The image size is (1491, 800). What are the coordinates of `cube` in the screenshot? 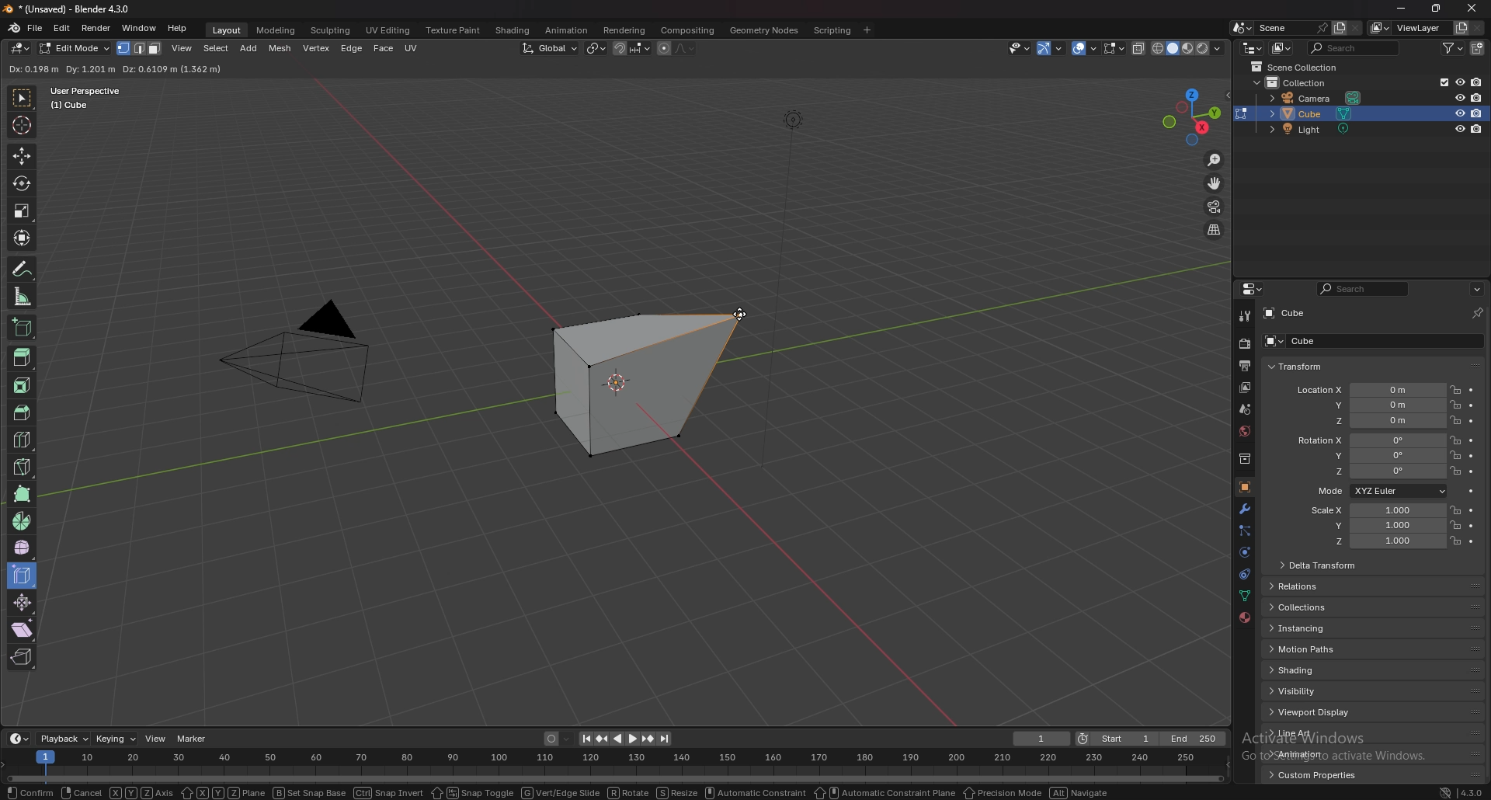 It's located at (1362, 113).